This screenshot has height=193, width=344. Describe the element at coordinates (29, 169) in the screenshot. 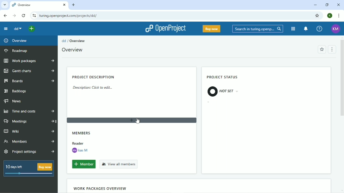

I see `10 days left` at that location.